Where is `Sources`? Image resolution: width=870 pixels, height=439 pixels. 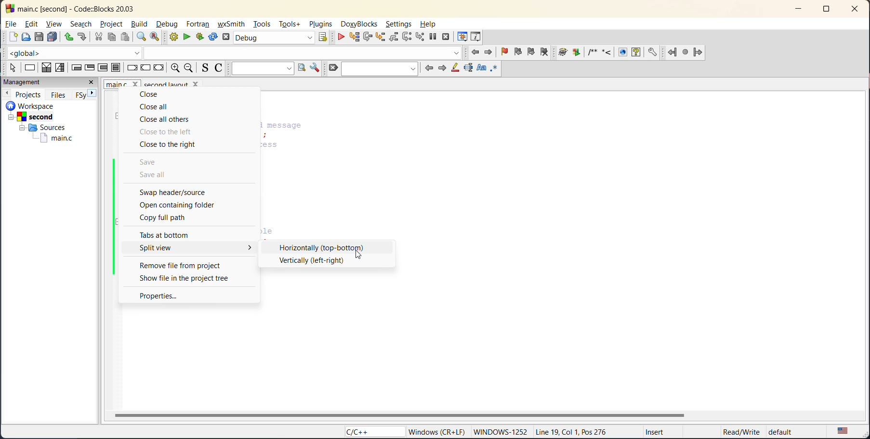 Sources is located at coordinates (40, 127).